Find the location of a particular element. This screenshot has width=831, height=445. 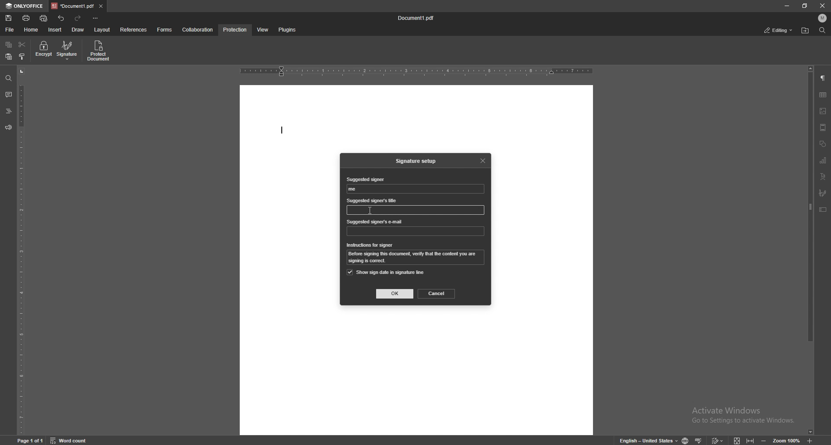

scroll bar is located at coordinates (811, 251).